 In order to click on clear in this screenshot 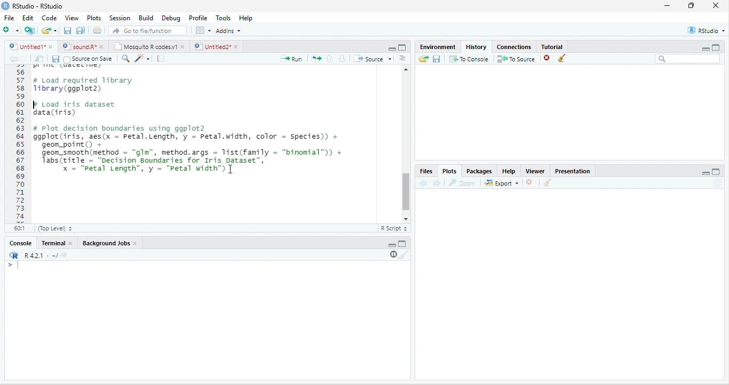, I will do `click(548, 182)`.